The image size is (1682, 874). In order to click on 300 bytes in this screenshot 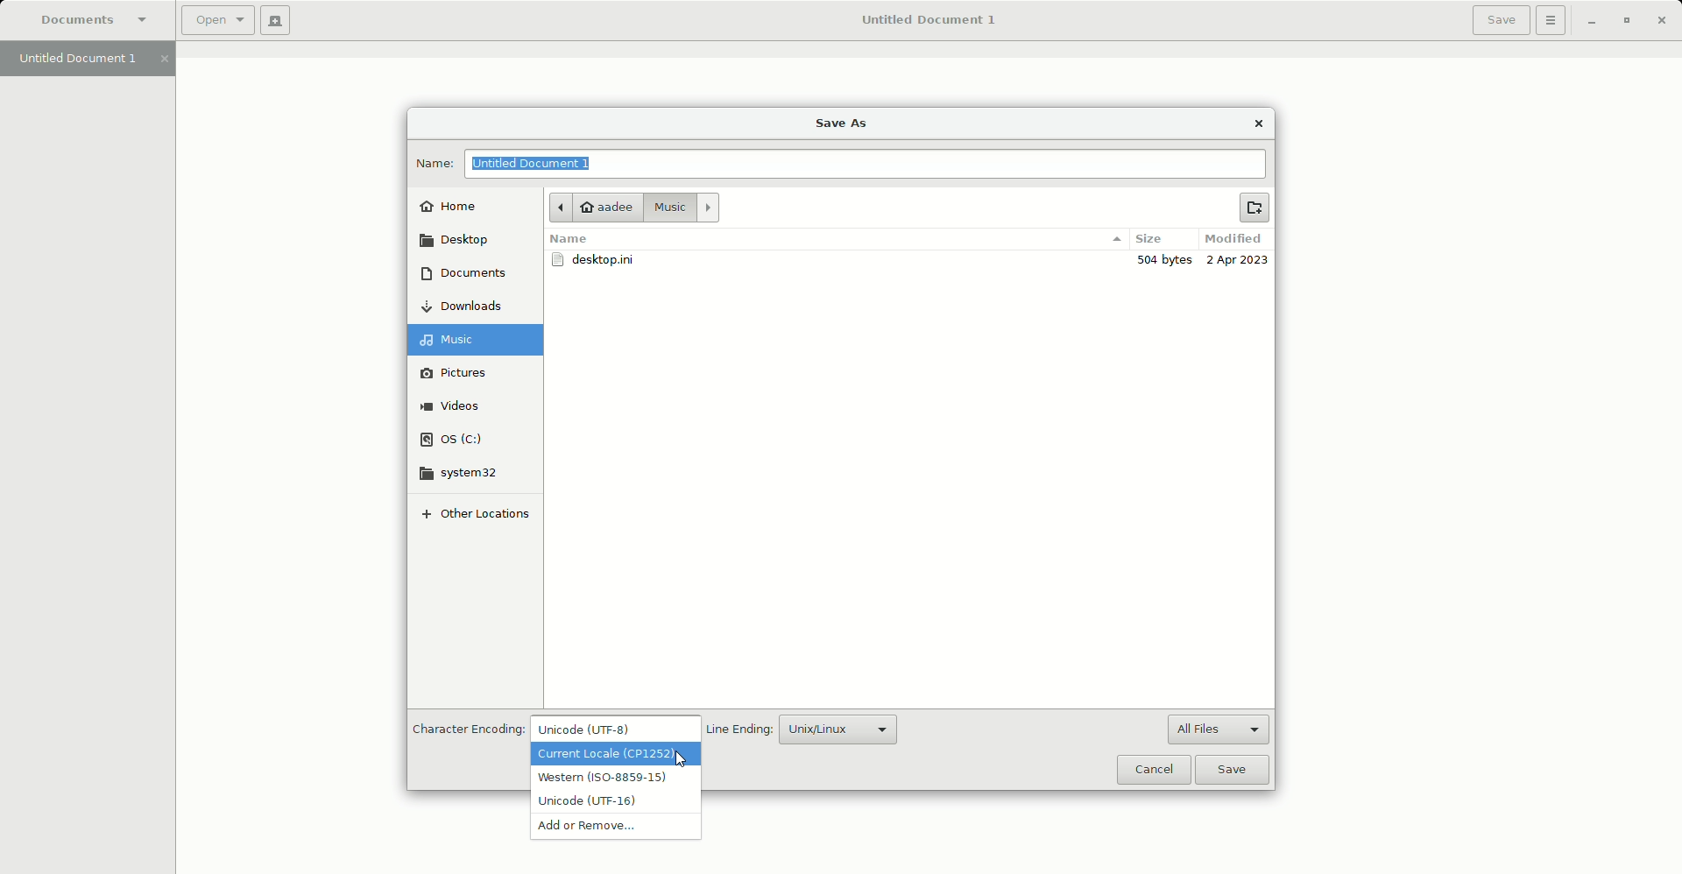, I will do `click(1162, 261)`.